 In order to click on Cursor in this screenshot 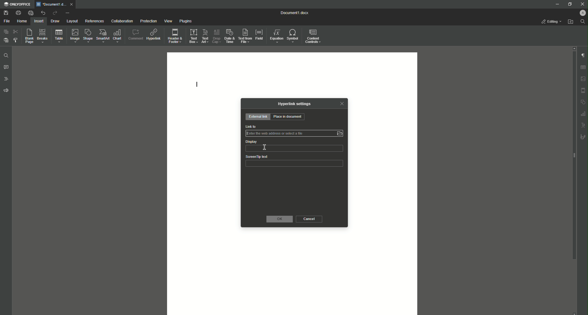, I will do `click(265, 147)`.